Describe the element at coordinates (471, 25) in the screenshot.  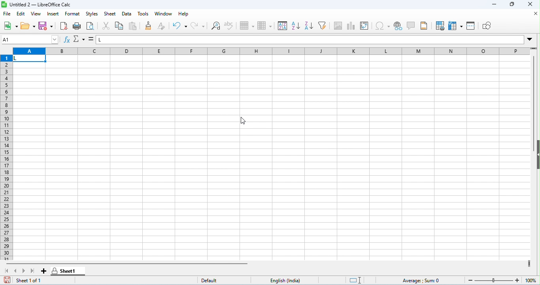
I see `split window` at that location.